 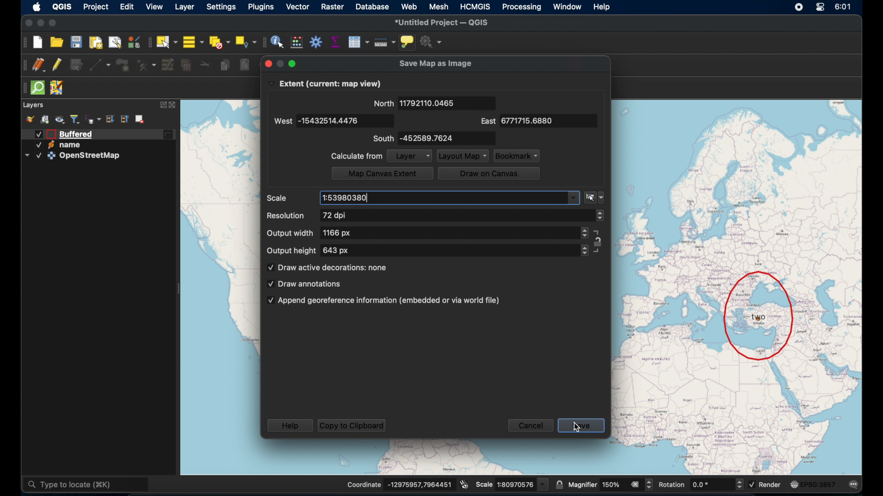 I want to click on help, so click(x=603, y=8).